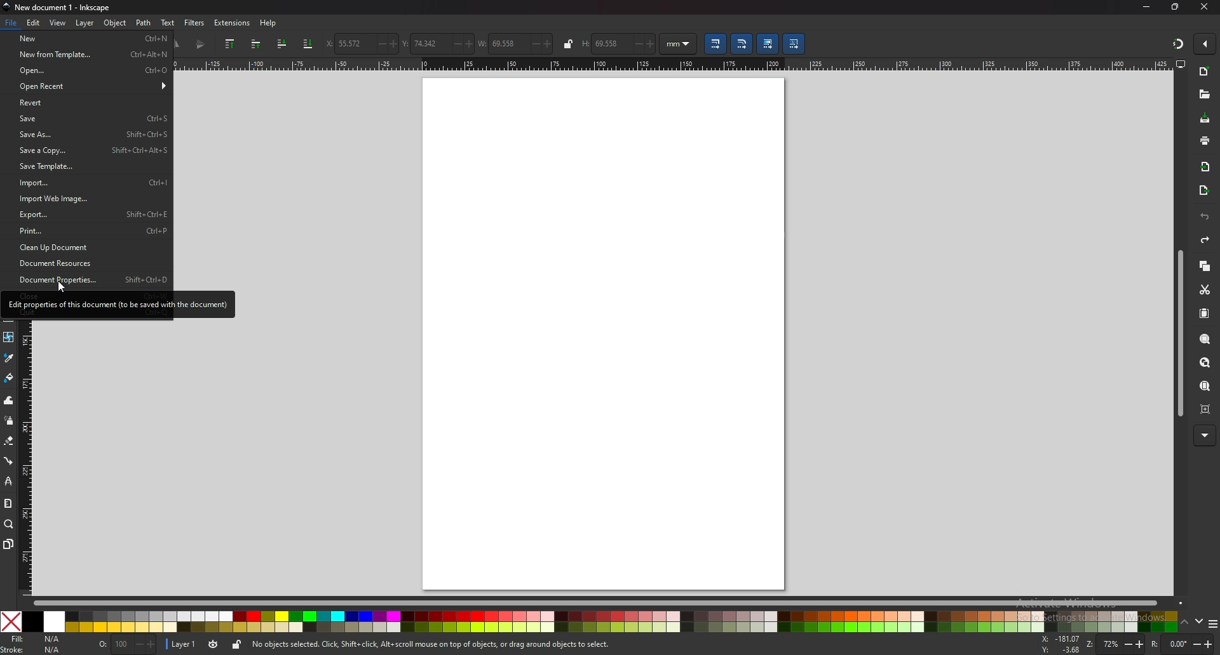 The width and height of the screenshot is (1220, 655). I want to click on move patterns, so click(796, 43).